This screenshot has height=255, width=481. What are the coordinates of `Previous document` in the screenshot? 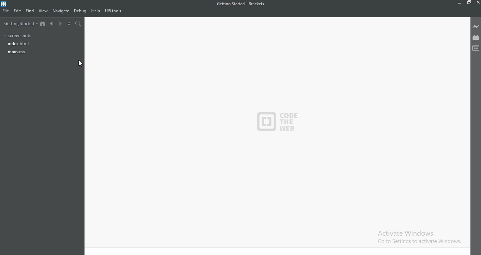 It's located at (53, 24).